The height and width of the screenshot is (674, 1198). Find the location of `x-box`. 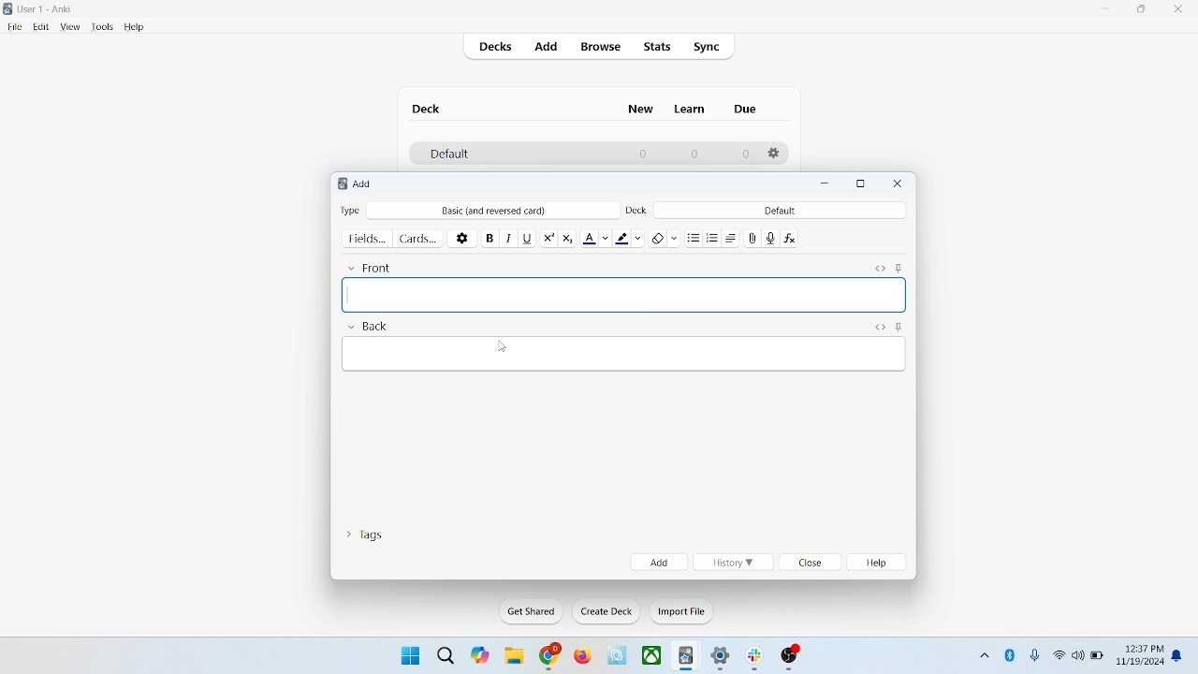

x-box is located at coordinates (652, 655).